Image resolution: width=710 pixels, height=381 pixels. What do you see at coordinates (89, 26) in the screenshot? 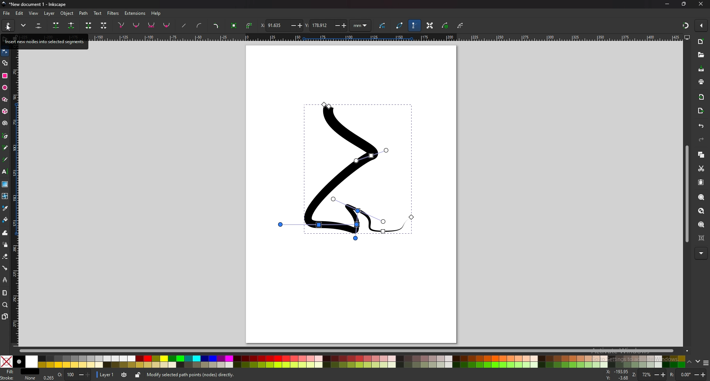
I see `join endnotes with new segment` at bounding box center [89, 26].